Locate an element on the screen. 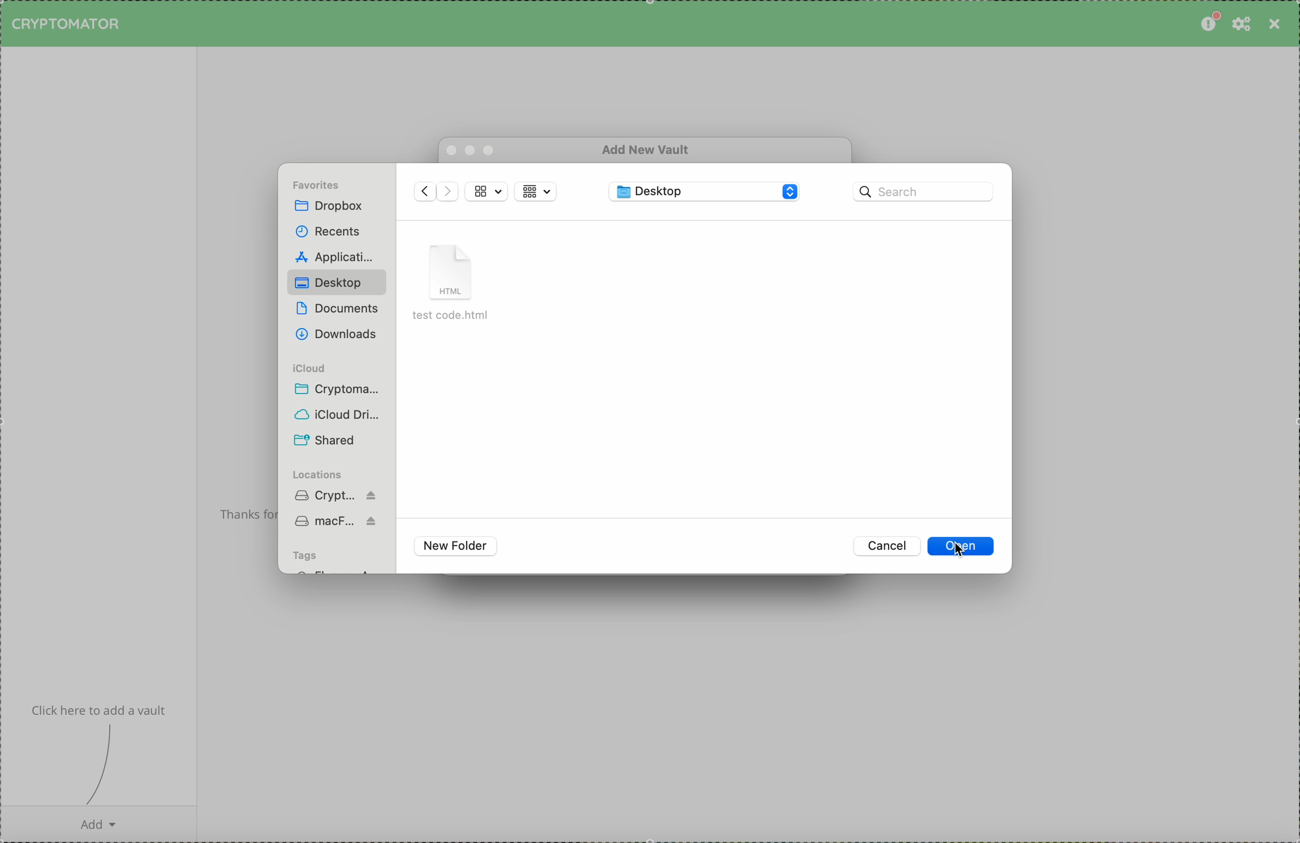 This screenshot has width=1300, height=843. cancel button is located at coordinates (888, 546).